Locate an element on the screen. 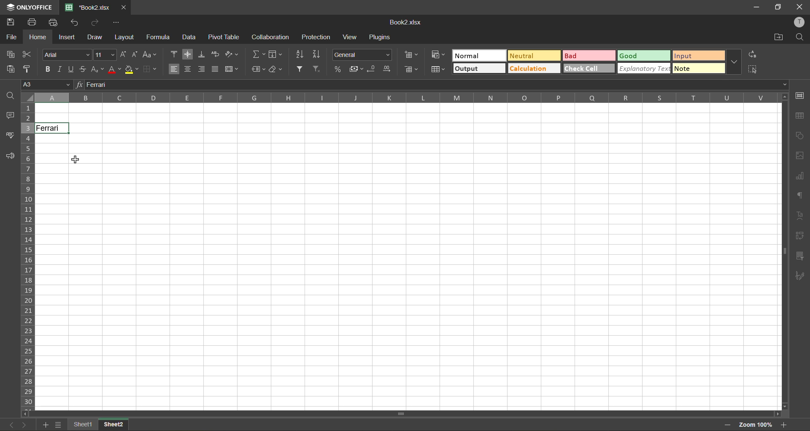 This screenshot has width=810, height=431. maximize is located at coordinates (778, 8).